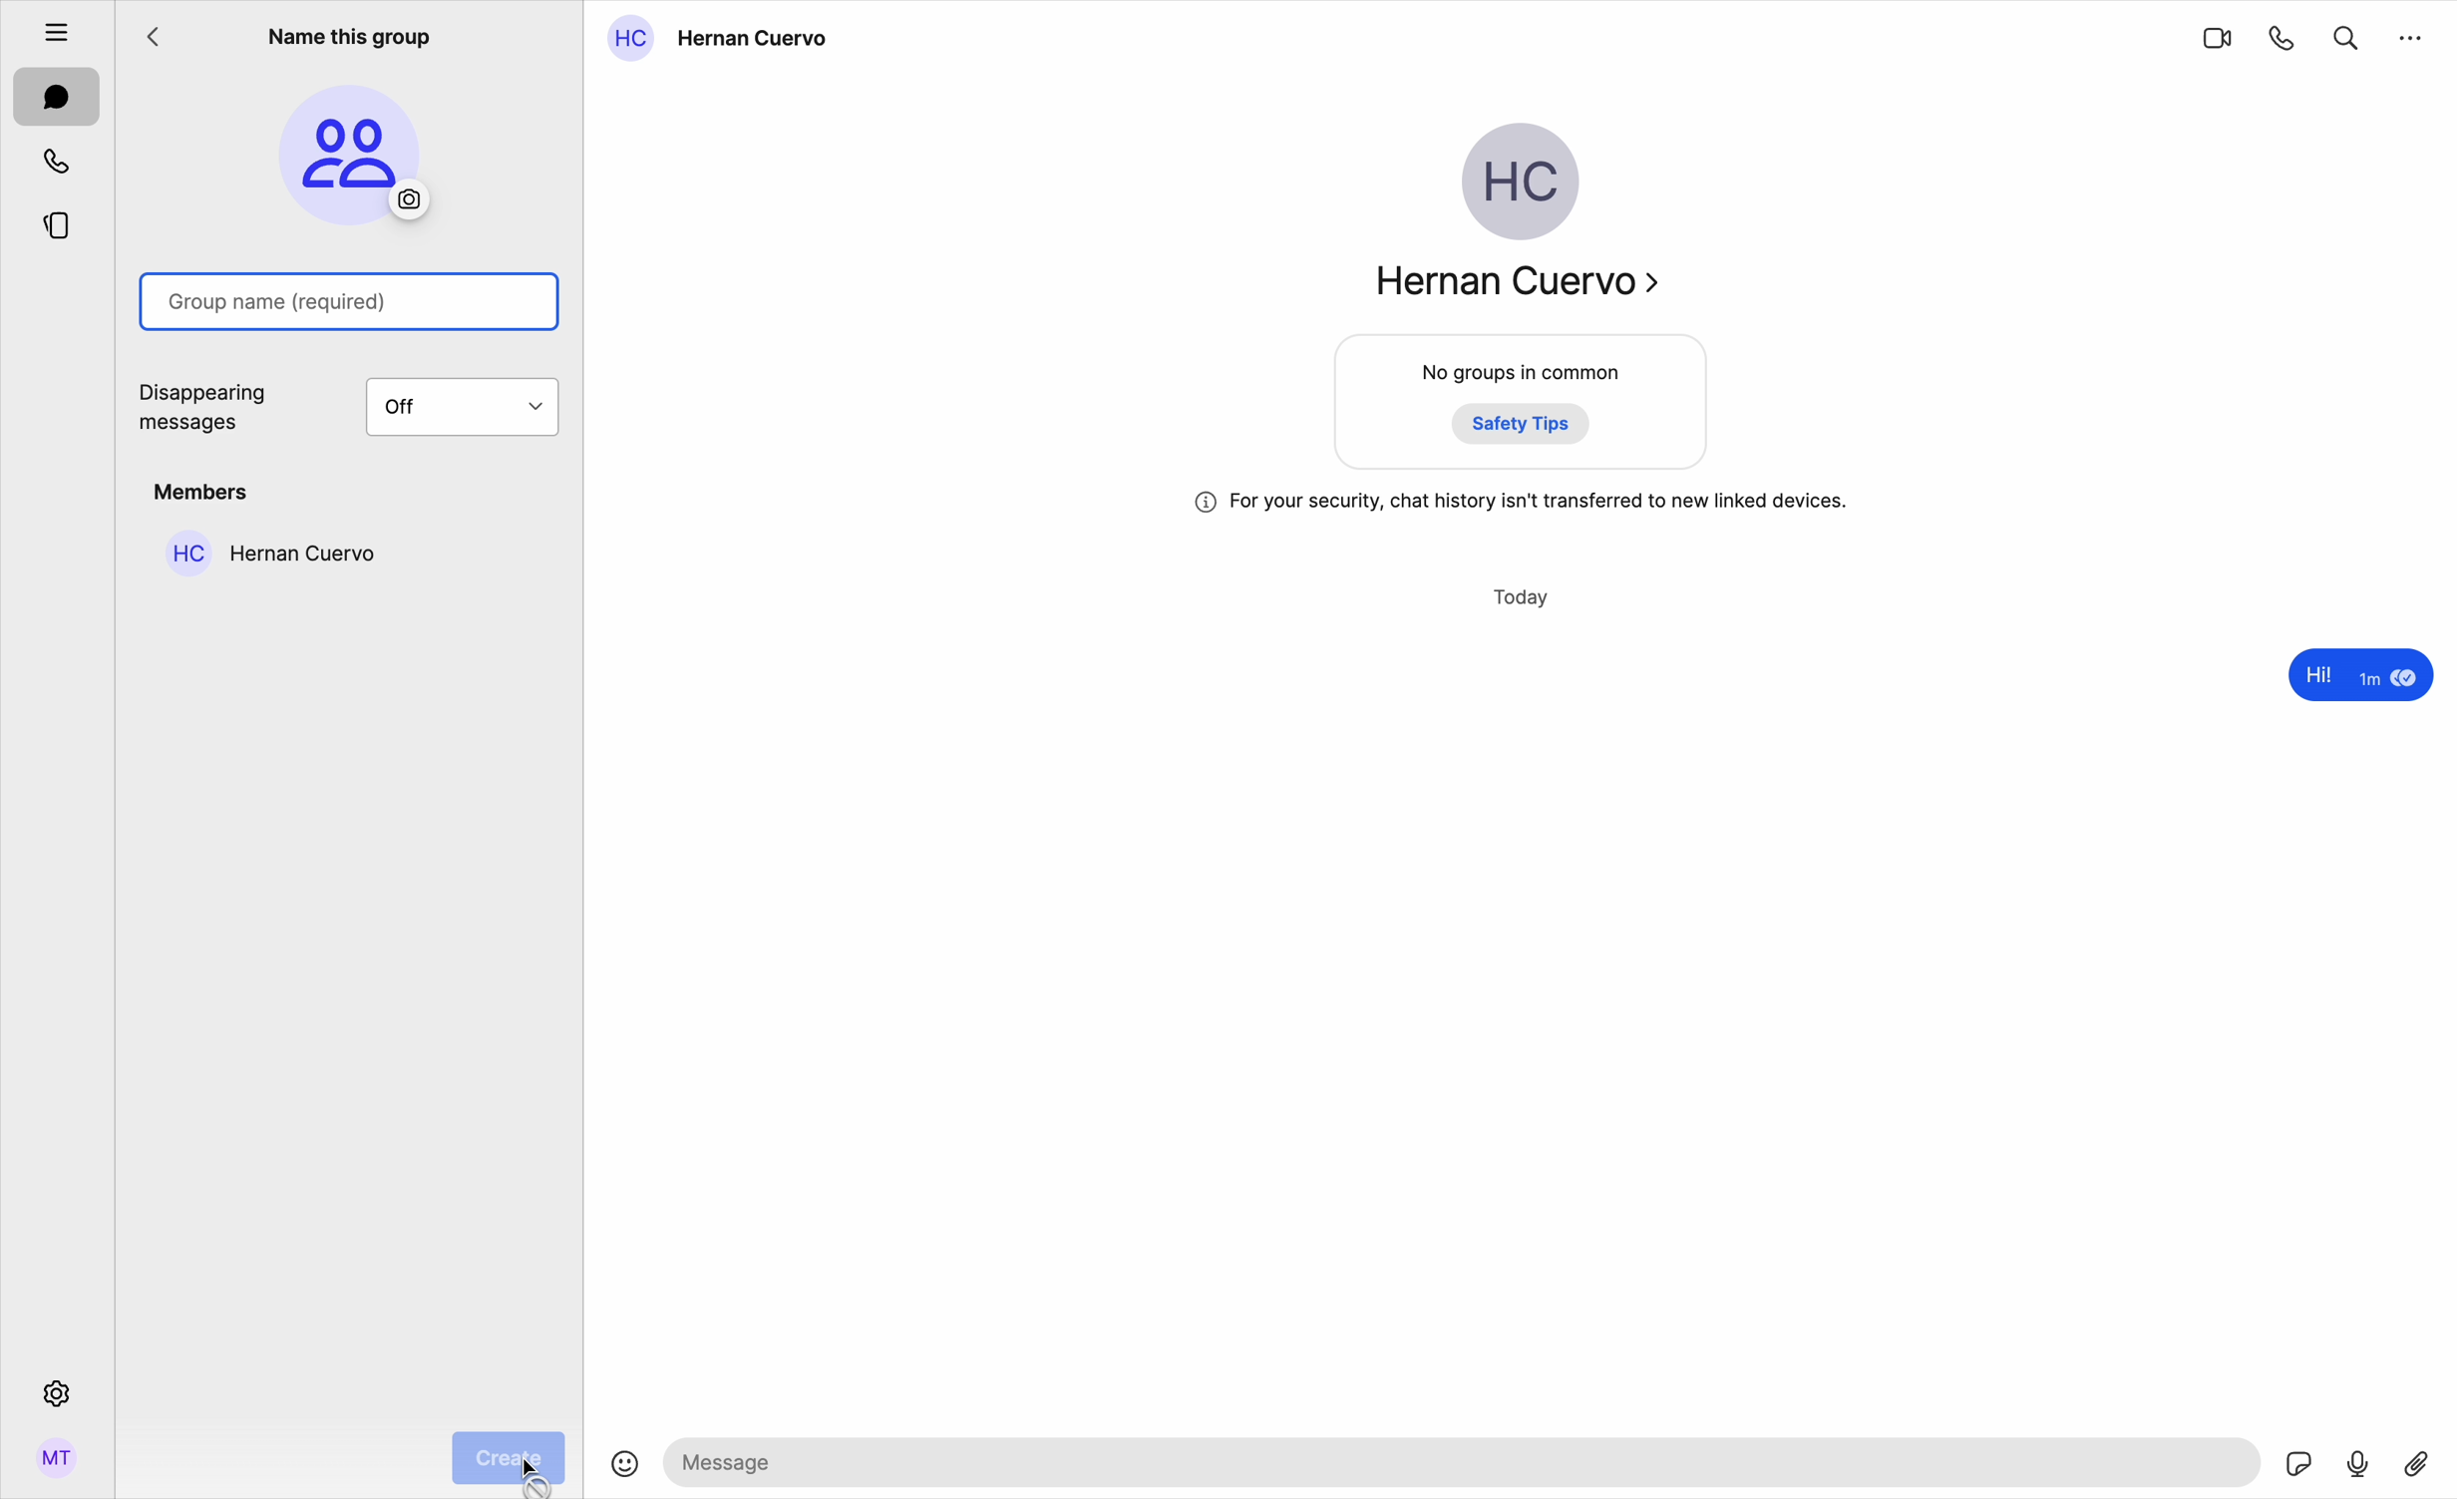 Image resolution: width=2457 pixels, height=1499 pixels. I want to click on calls, so click(60, 161).